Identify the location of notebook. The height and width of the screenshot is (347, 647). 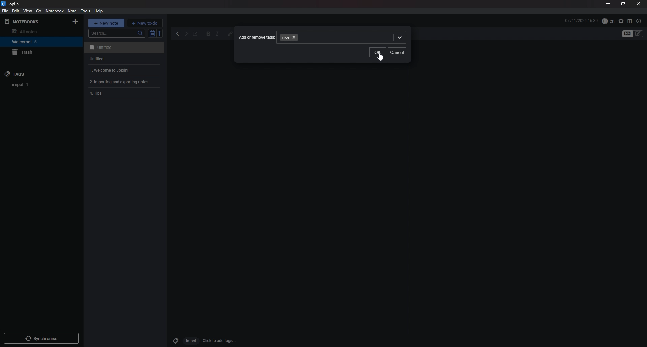
(34, 42).